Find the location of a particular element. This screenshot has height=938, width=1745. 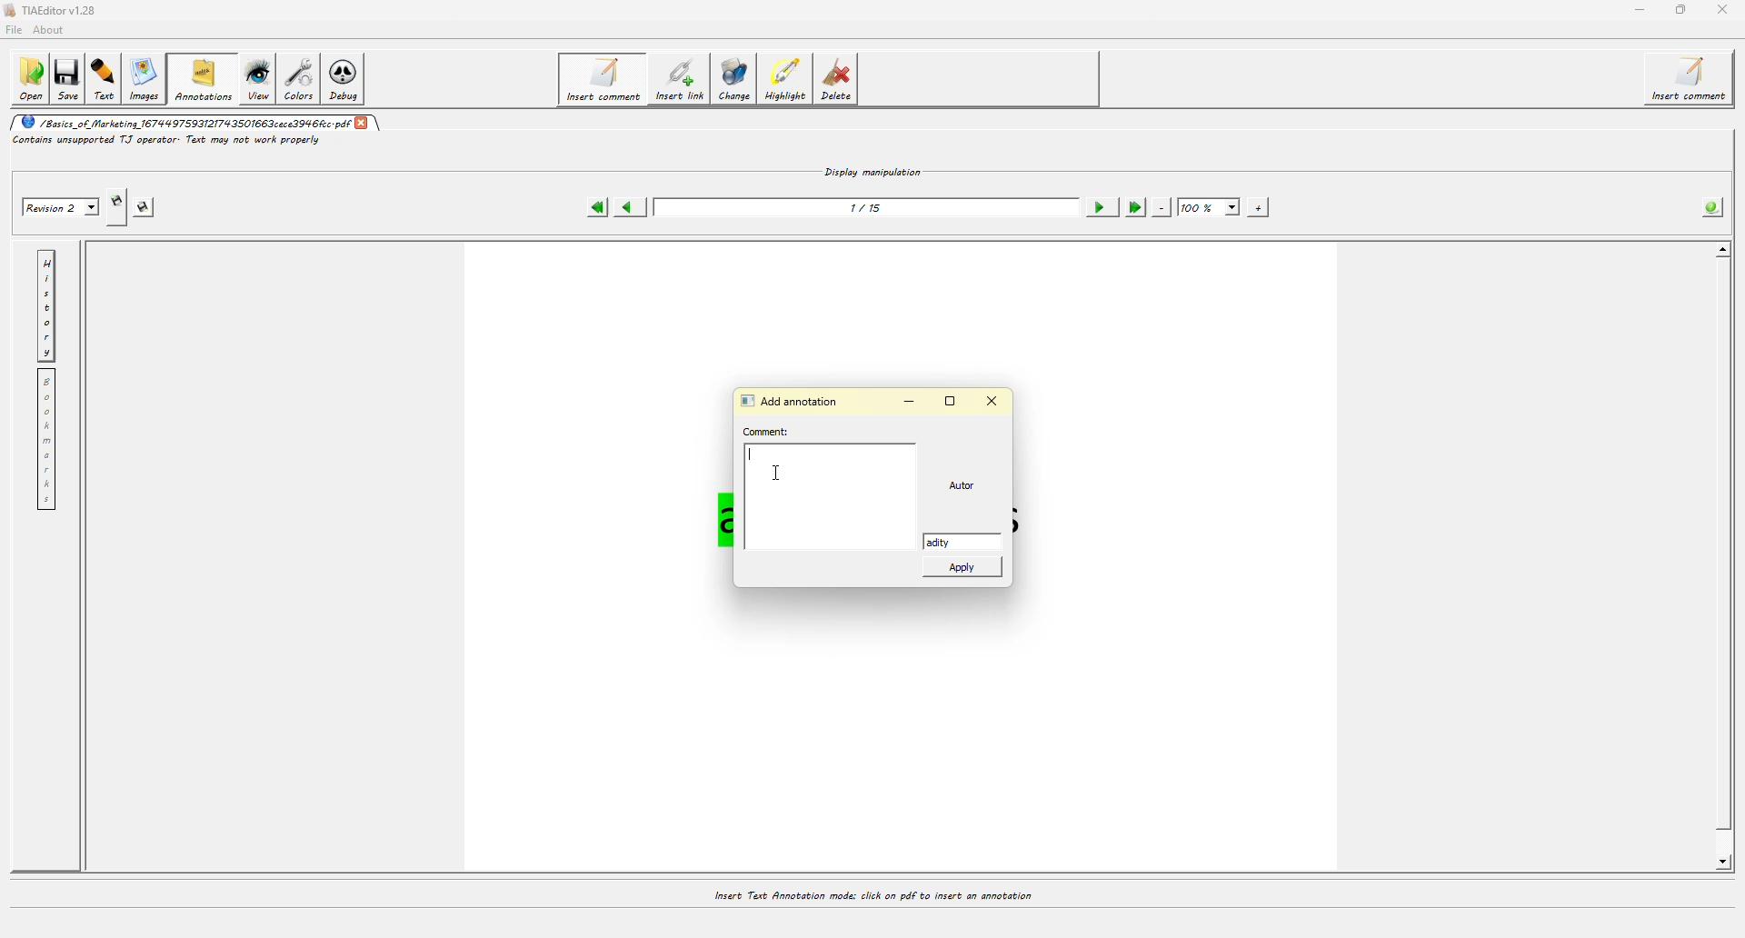

Contains unsupported T.J operator: Text may not work properly is located at coordinates (167, 141).